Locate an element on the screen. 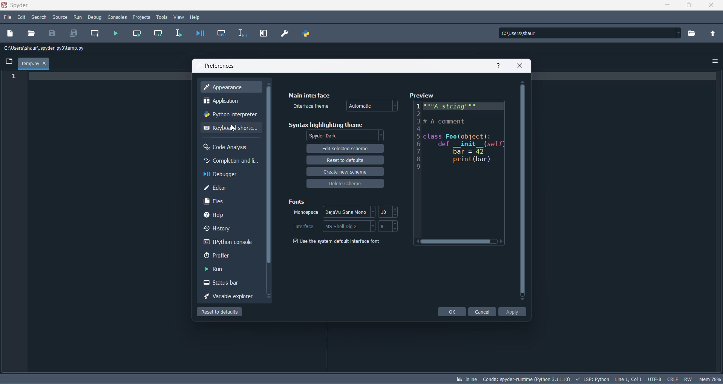 This screenshot has width=723, height=384. editor is located at coordinates (231, 188).